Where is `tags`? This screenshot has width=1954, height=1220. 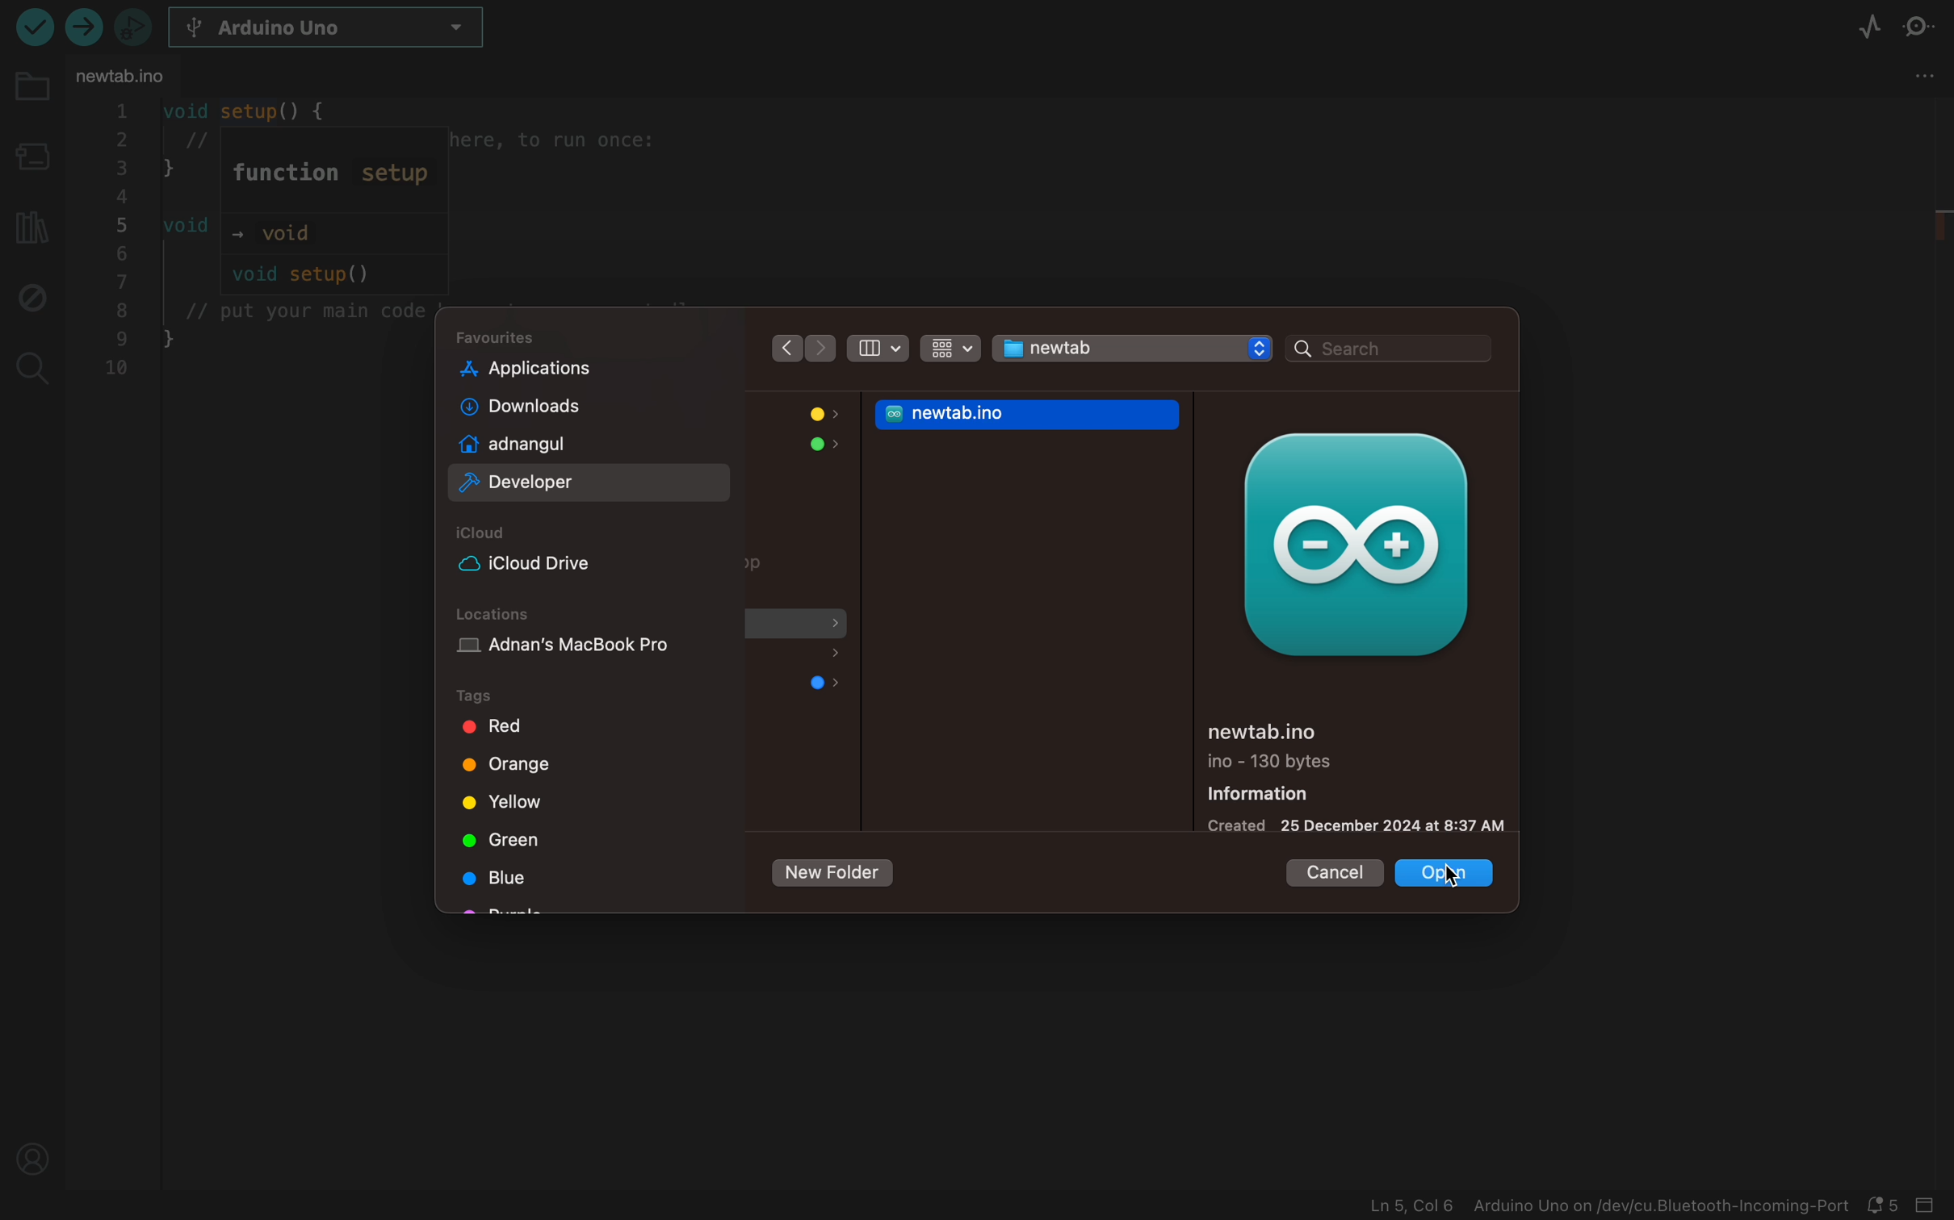 tags is located at coordinates (511, 874).